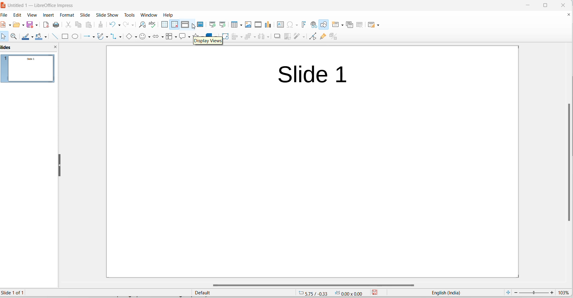  What do you see at coordinates (234, 25) in the screenshot?
I see `insert table` at bounding box center [234, 25].